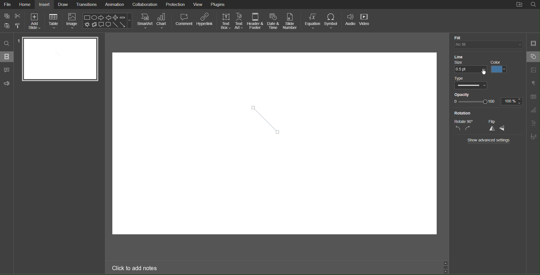  What do you see at coordinates (512, 101) in the screenshot?
I see `100%` at bounding box center [512, 101].